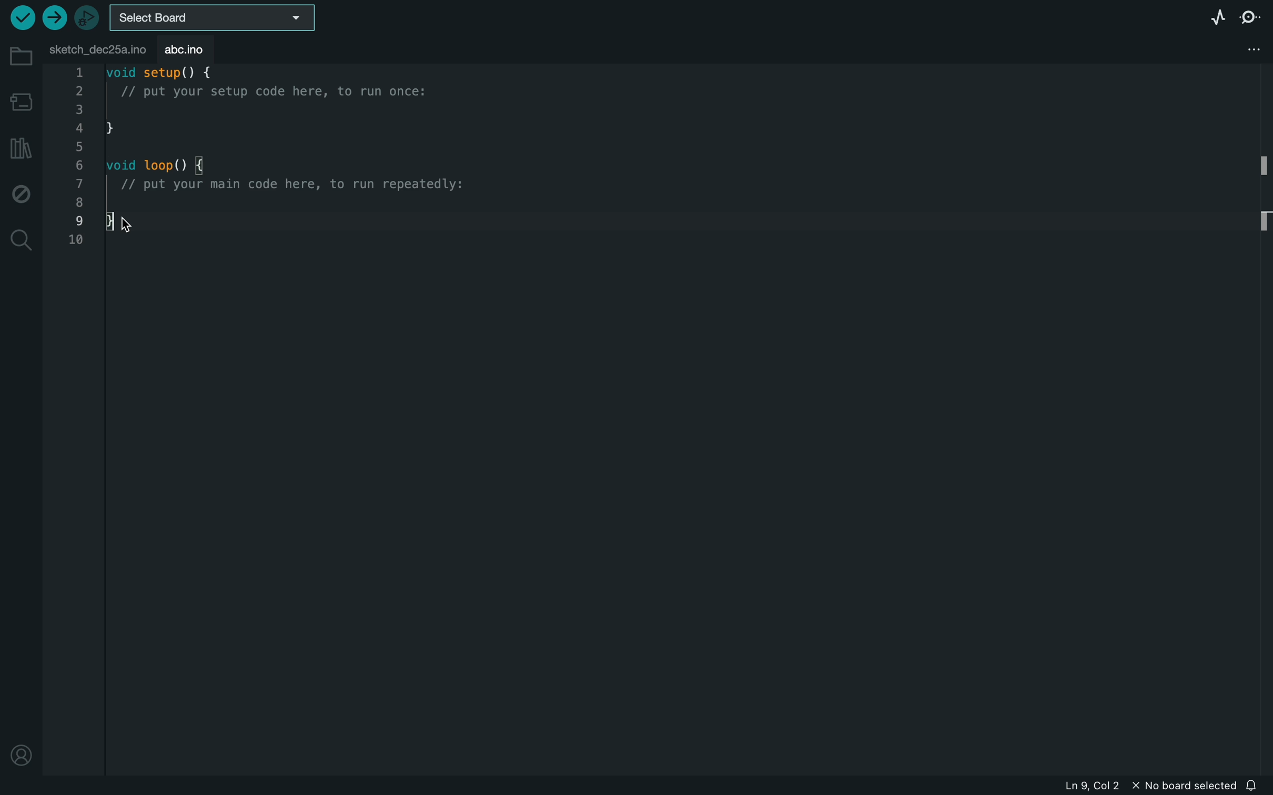  I want to click on library  manager, so click(21, 145).